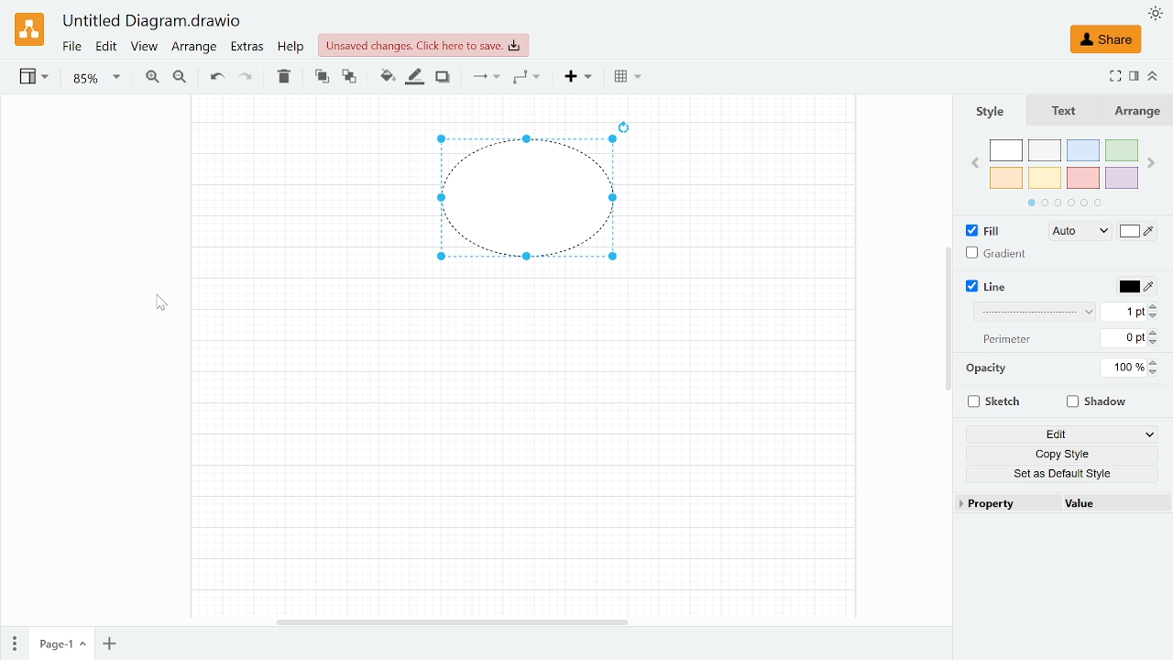  I want to click on Color pallet, so click(1065, 172).